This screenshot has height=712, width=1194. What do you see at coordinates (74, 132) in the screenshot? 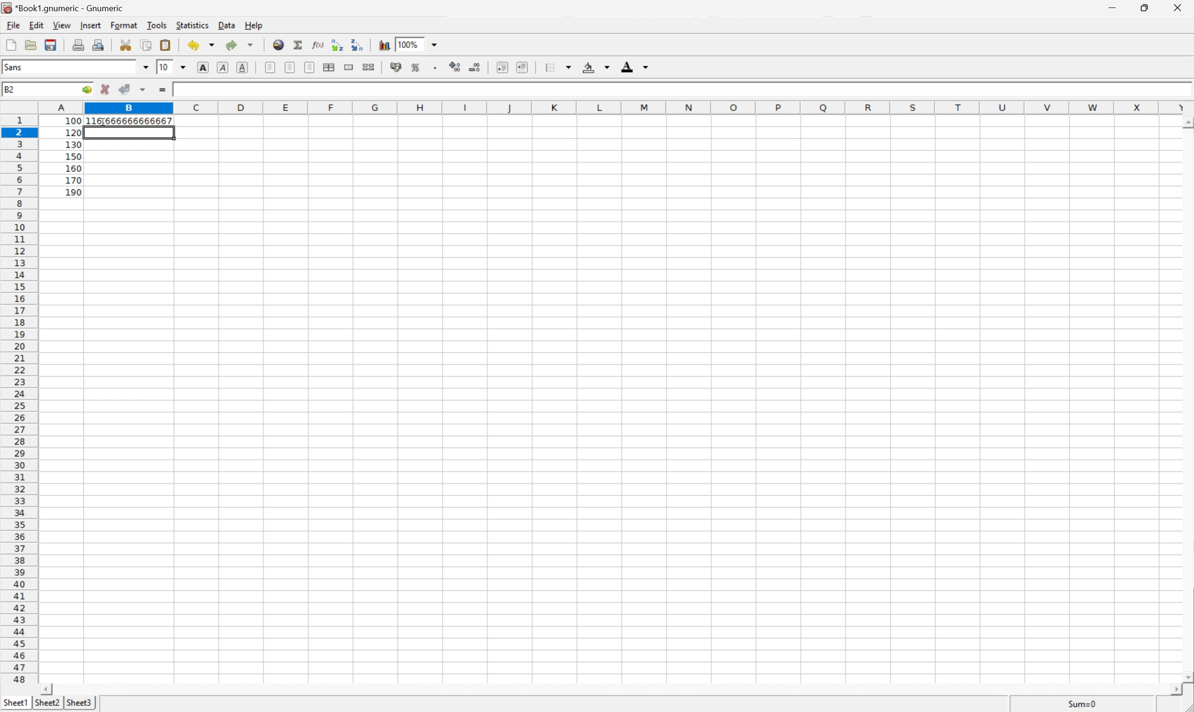
I see `120` at bounding box center [74, 132].